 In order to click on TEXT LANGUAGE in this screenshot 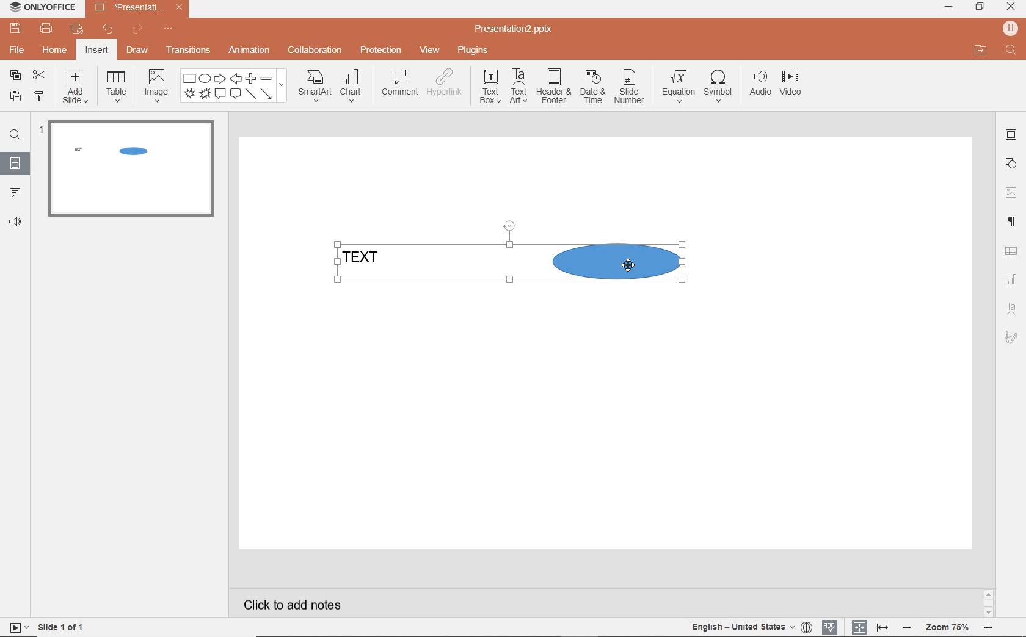, I will do `click(750, 627)`.